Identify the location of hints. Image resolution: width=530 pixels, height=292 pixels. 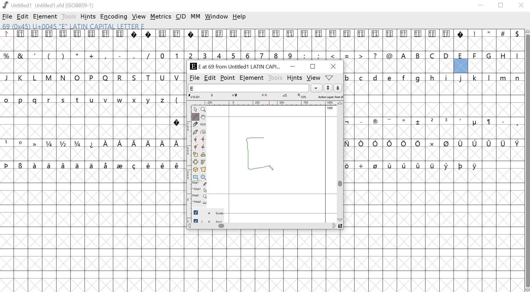
(88, 17).